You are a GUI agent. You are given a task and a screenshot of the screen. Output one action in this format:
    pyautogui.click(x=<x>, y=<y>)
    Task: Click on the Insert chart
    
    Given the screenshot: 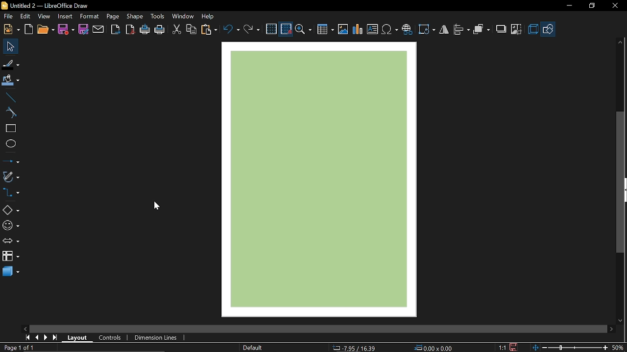 What is the action you would take?
    pyautogui.click(x=358, y=30)
    